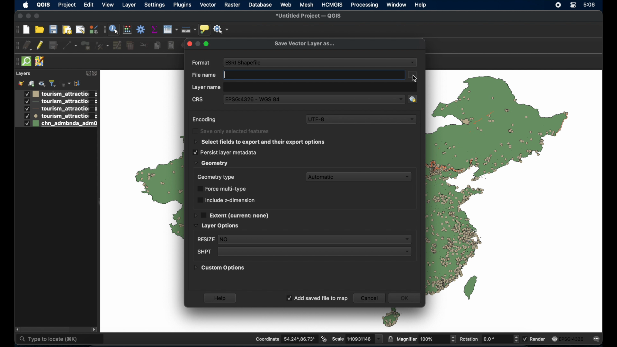 The width and height of the screenshot is (617, 347). Describe the element at coordinates (60, 339) in the screenshot. I see `type to locate` at that location.